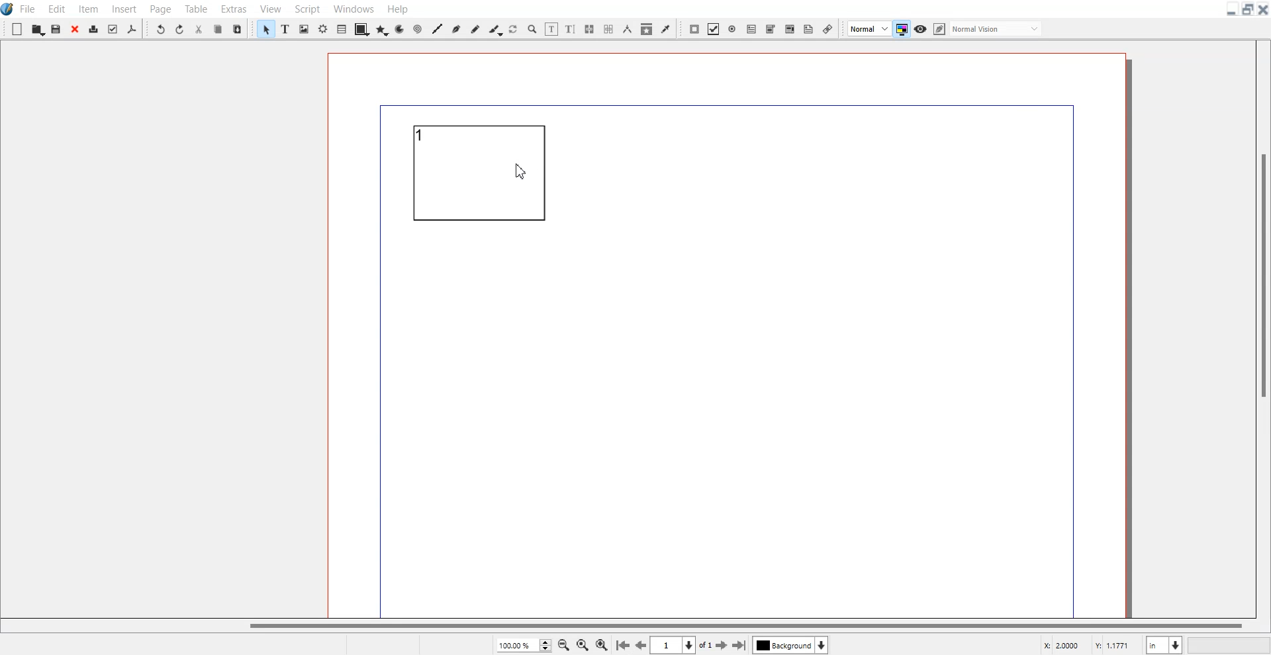 This screenshot has width=1271, height=655. What do you see at coordinates (622, 646) in the screenshot?
I see `Go to first Page` at bounding box center [622, 646].